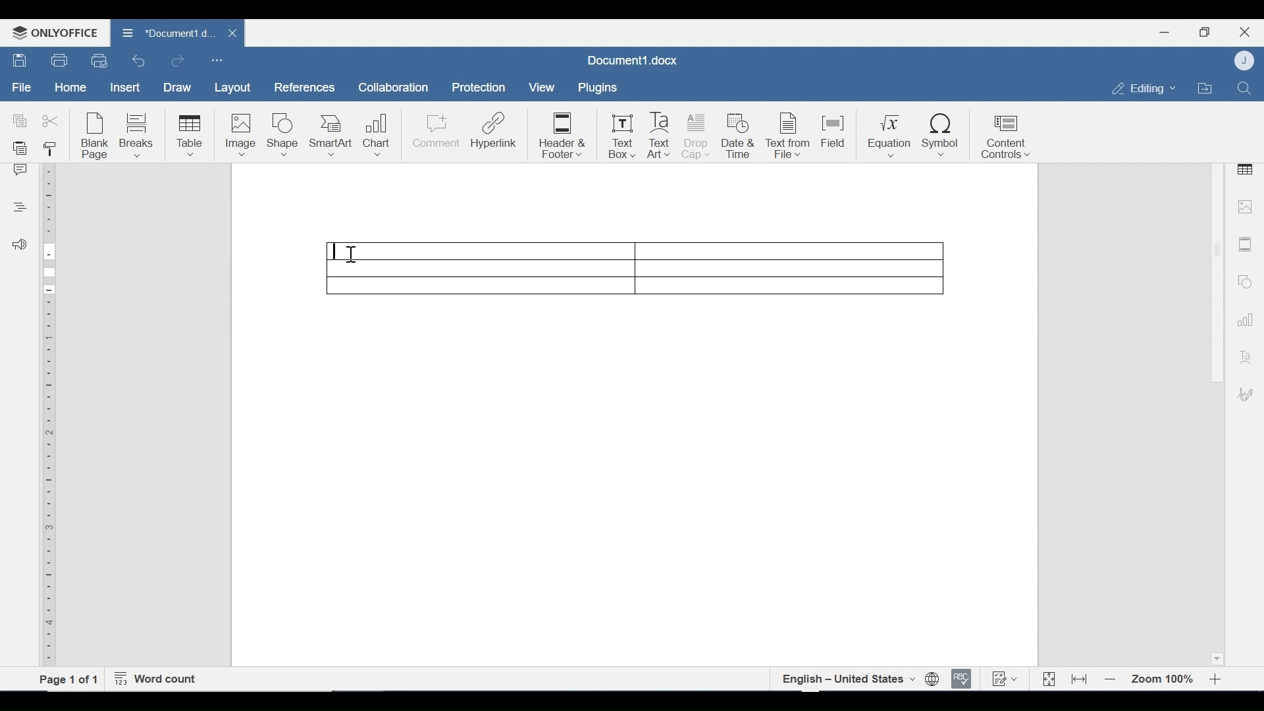  Describe the element at coordinates (22, 88) in the screenshot. I see `File` at that location.